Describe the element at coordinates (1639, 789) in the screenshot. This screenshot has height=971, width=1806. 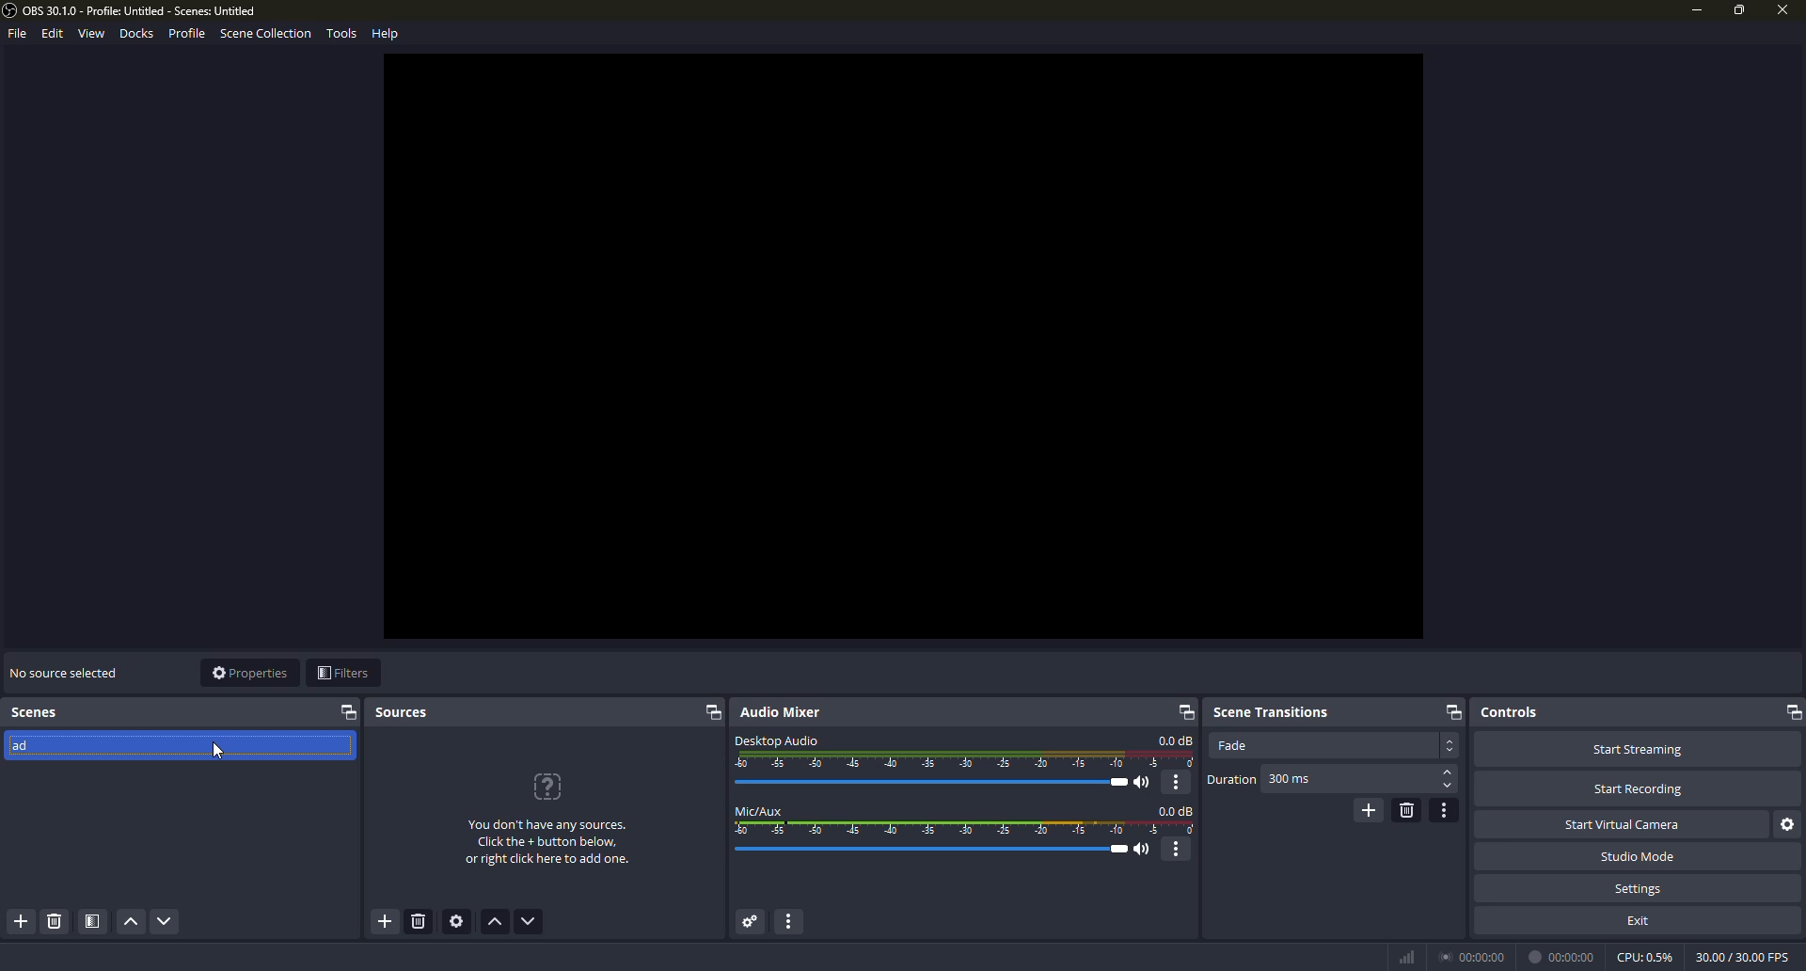
I see `start recording` at that location.